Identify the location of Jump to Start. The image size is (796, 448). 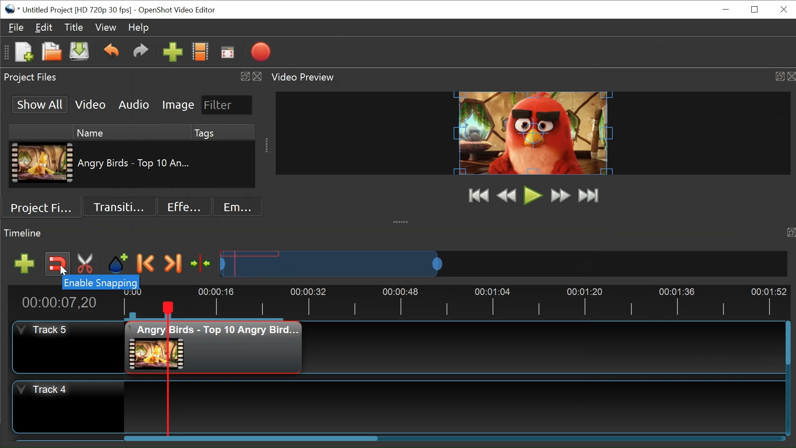
(476, 195).